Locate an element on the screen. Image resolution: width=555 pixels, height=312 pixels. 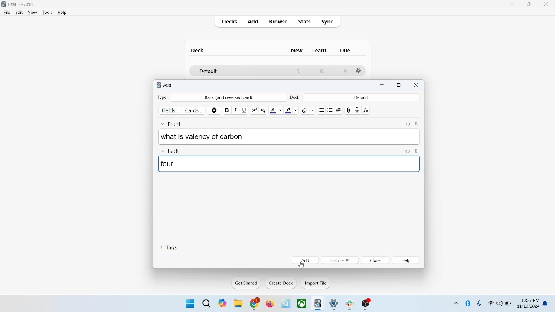
icon is located at coordinates (351, 305).